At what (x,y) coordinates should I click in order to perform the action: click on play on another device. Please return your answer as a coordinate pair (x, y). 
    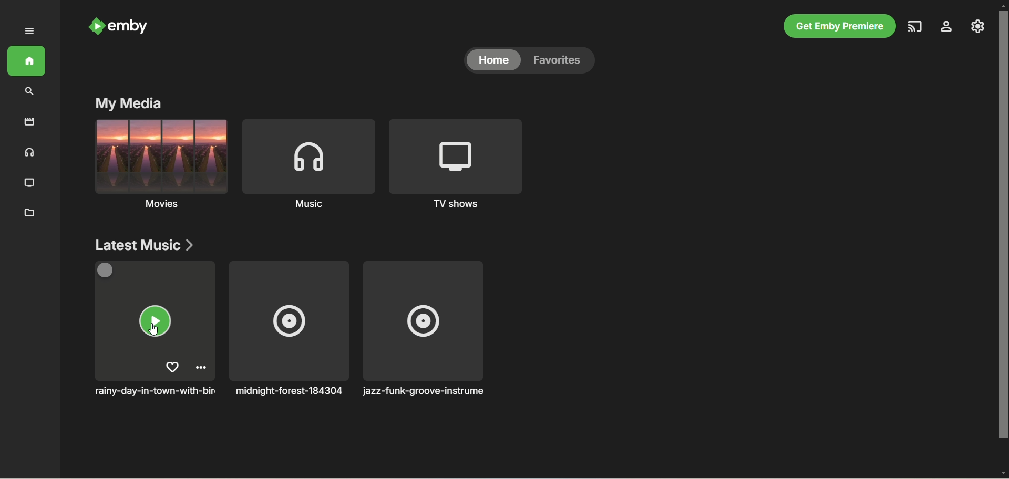
    Looking at the image, I should click on (917, 27).